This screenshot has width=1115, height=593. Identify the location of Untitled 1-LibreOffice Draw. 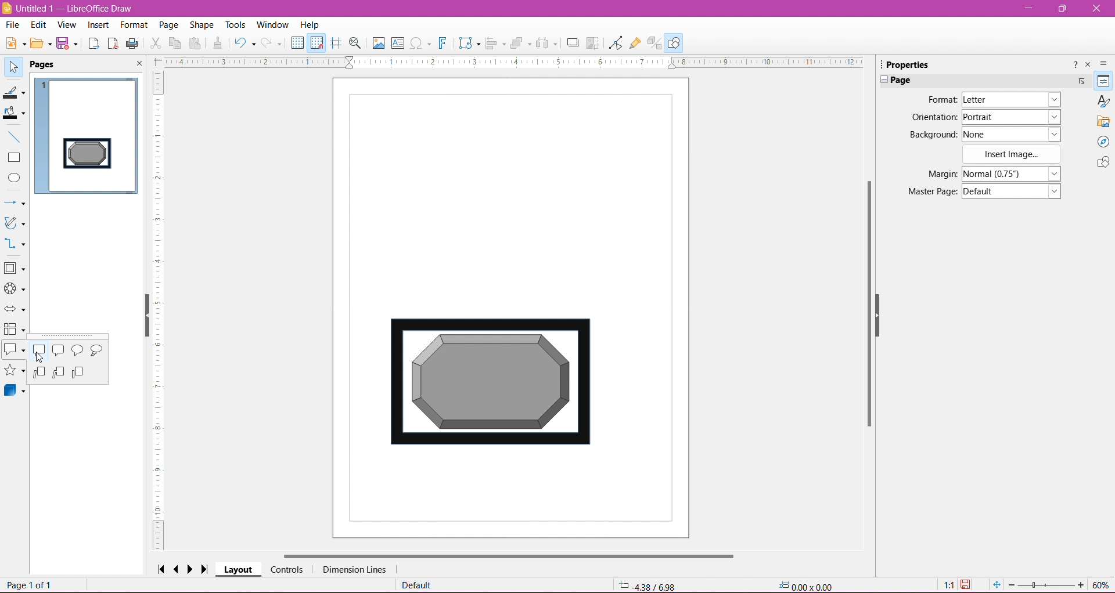
(80, 8).